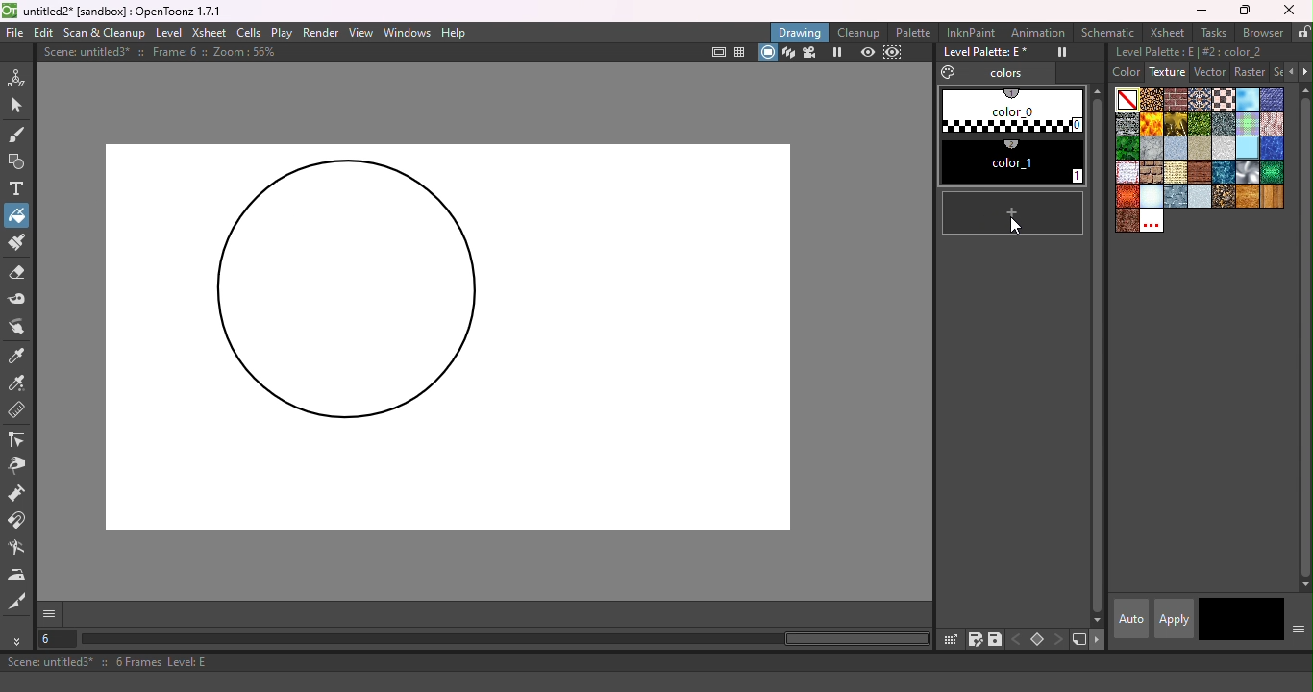 The width and height of the screenshot is (1313, 692). Describe the element at coordinates (248, 33) in the screenshot. I see `Cells` at that location.